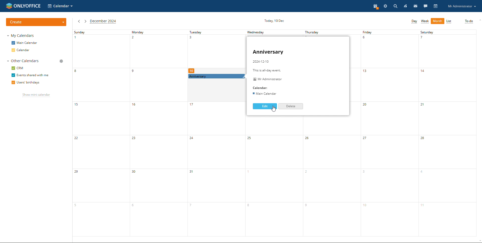 Image resolution: width=482 pixels, height=243 pixels. Describe the element at coordinates (36, 22) in the screenshot. I see `create` at that location.